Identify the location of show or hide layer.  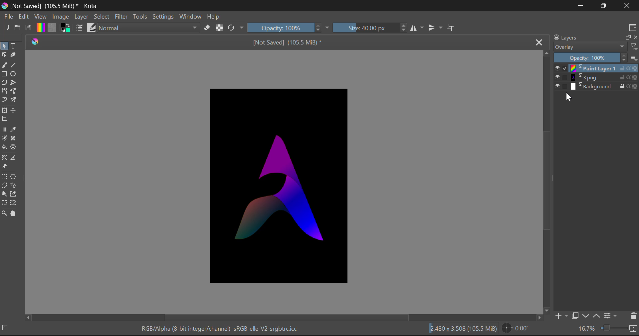
(562, 86).